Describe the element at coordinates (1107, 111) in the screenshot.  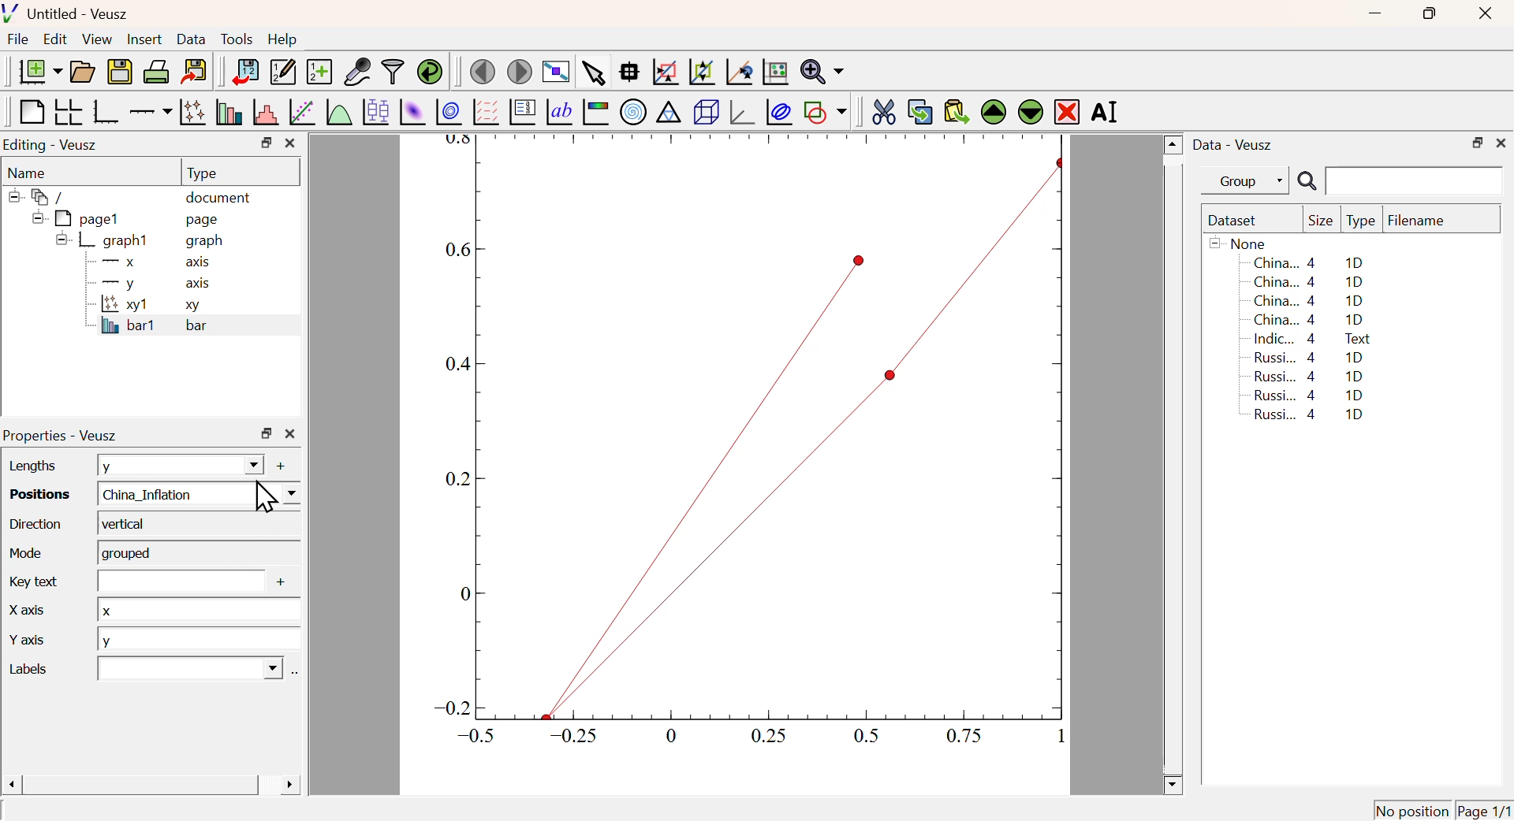
I see `Rename` at that location.